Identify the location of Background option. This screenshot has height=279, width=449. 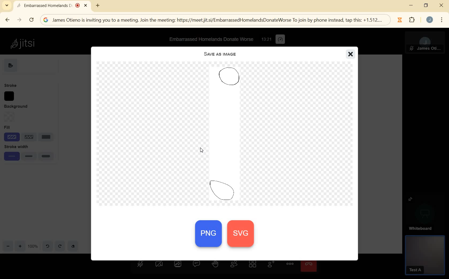
(10, 117).